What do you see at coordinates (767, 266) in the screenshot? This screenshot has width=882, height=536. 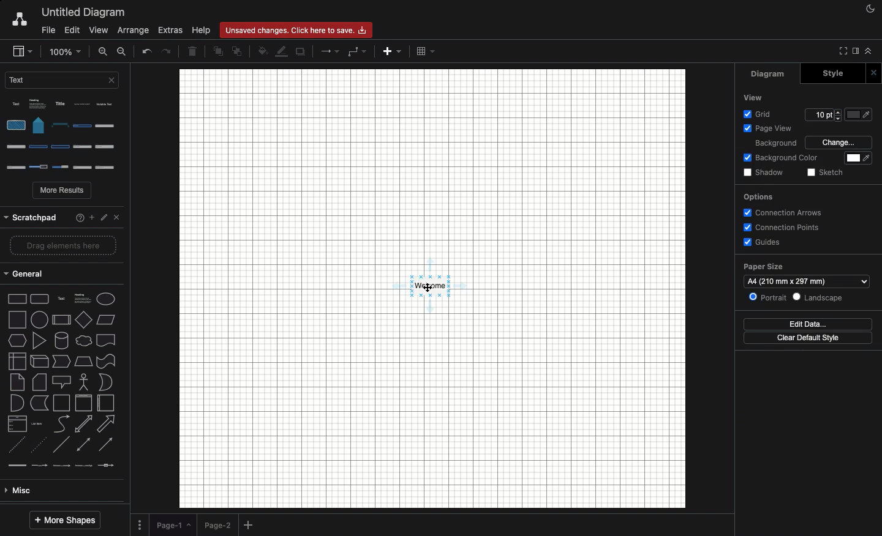 I see `paper size` at bounding box center [767, 266].